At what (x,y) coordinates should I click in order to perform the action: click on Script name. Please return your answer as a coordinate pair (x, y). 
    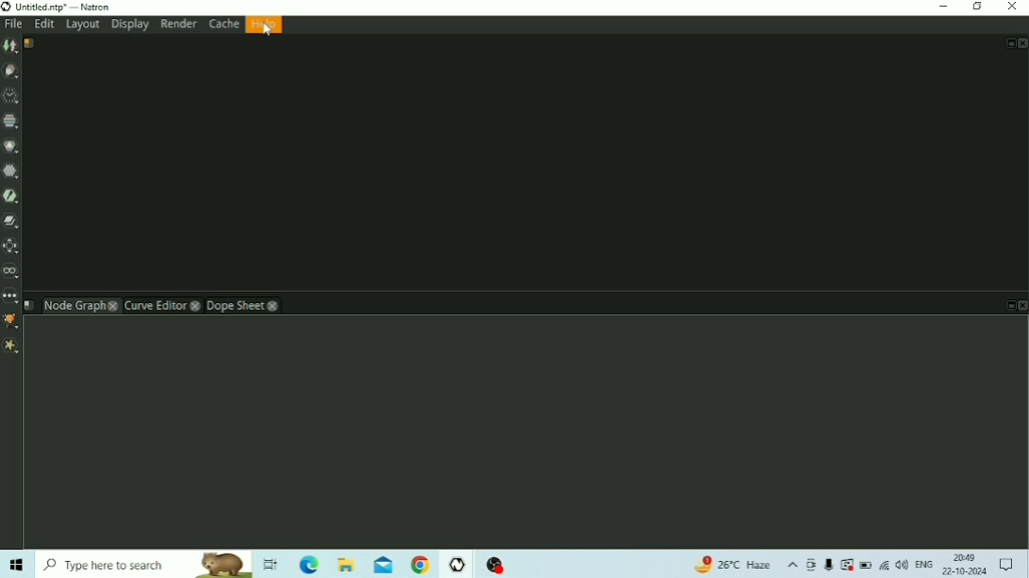
    Looking at the image, I should click on (29, 43).